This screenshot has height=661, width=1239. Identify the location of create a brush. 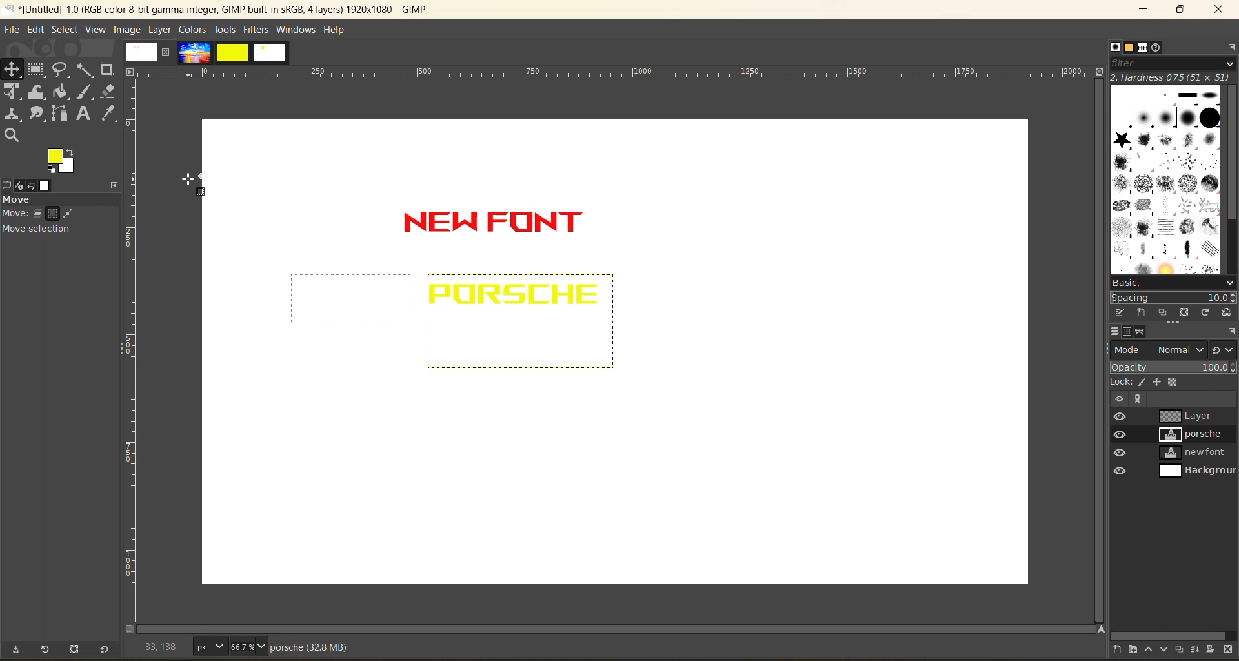
(1134, 312).